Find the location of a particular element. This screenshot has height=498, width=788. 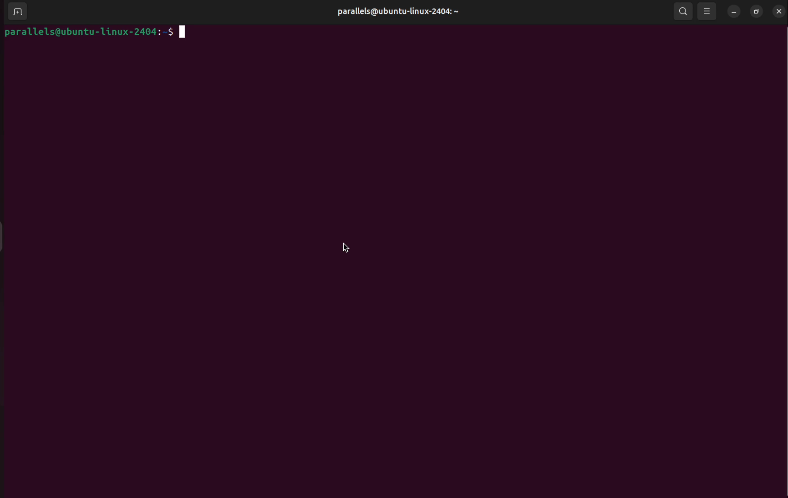

parallels@ubuntu-linux-2404:~ is located at coordinates (400, 11).